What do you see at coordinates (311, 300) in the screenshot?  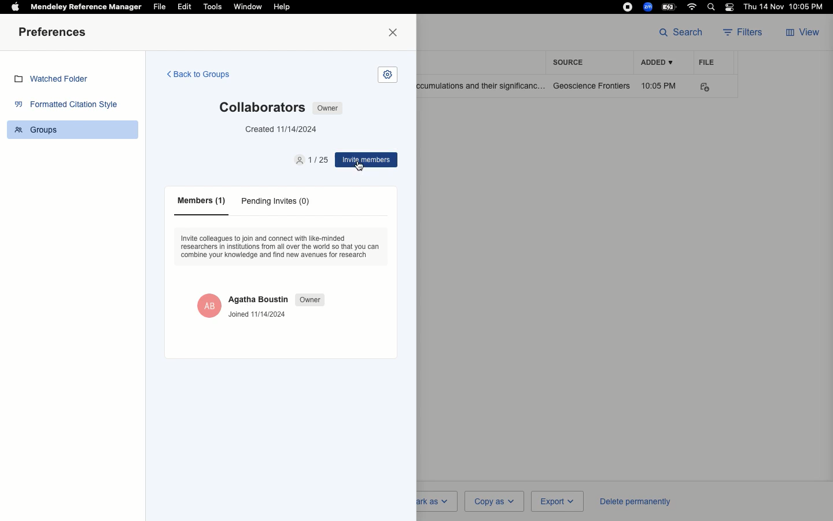 I see `Owner` at bounding box center [311, 300].